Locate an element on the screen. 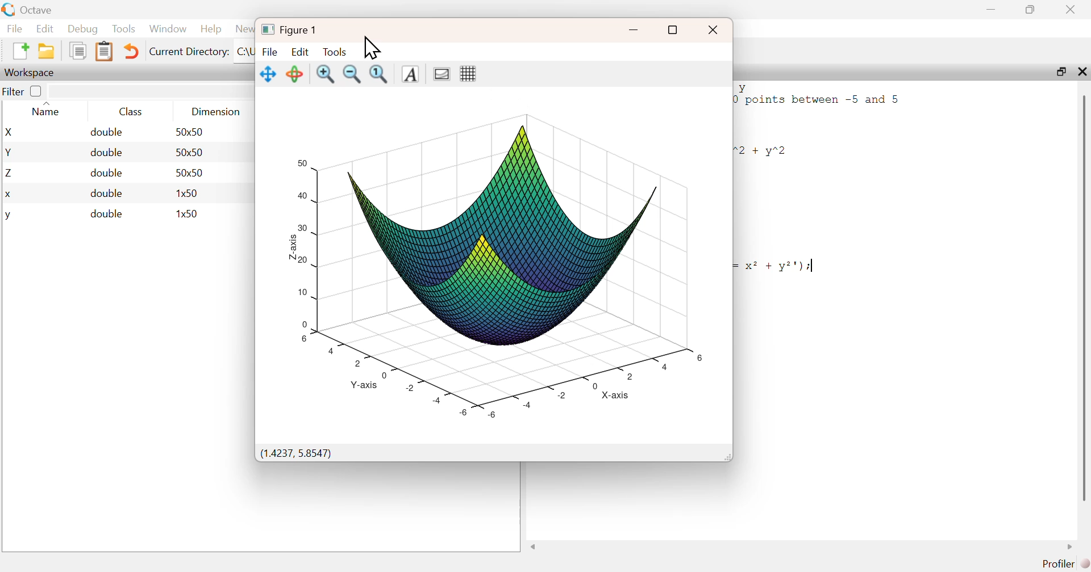 Image resolution: width=1091 pixels, height=572 pixels. Class is located at coordinates (131, 111).